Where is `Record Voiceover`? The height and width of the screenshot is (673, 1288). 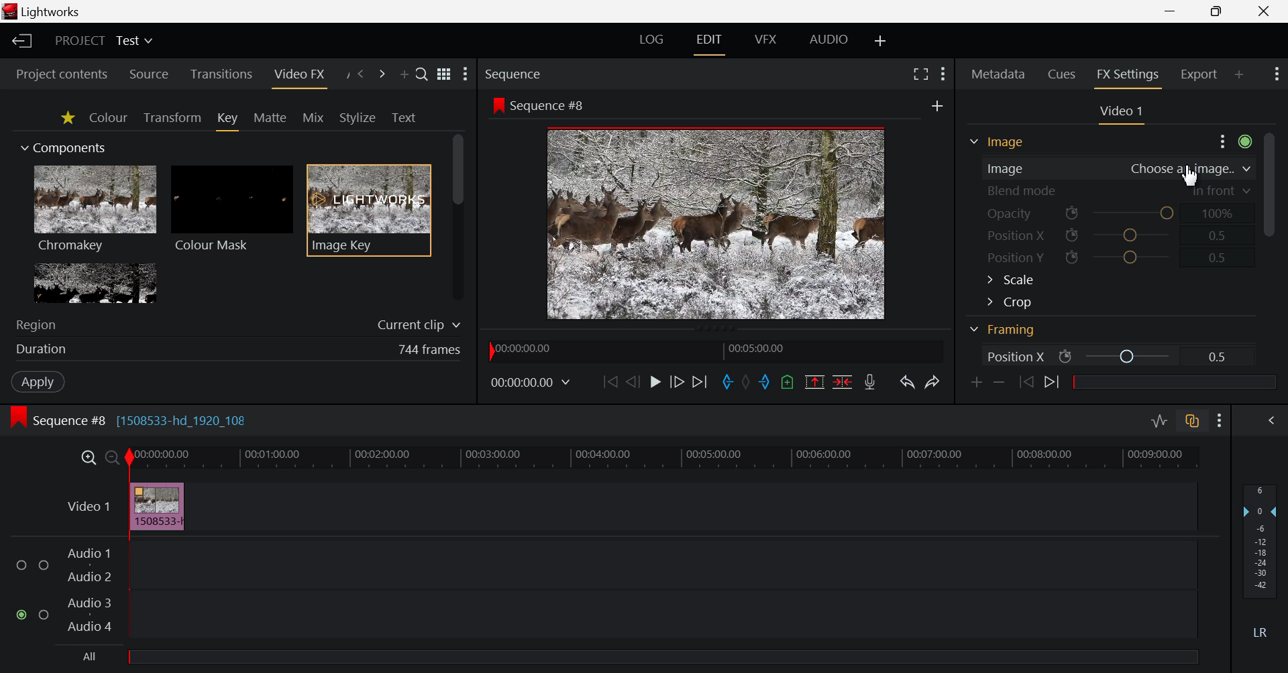
Record Voiceover is located at coordinates (873, 383).